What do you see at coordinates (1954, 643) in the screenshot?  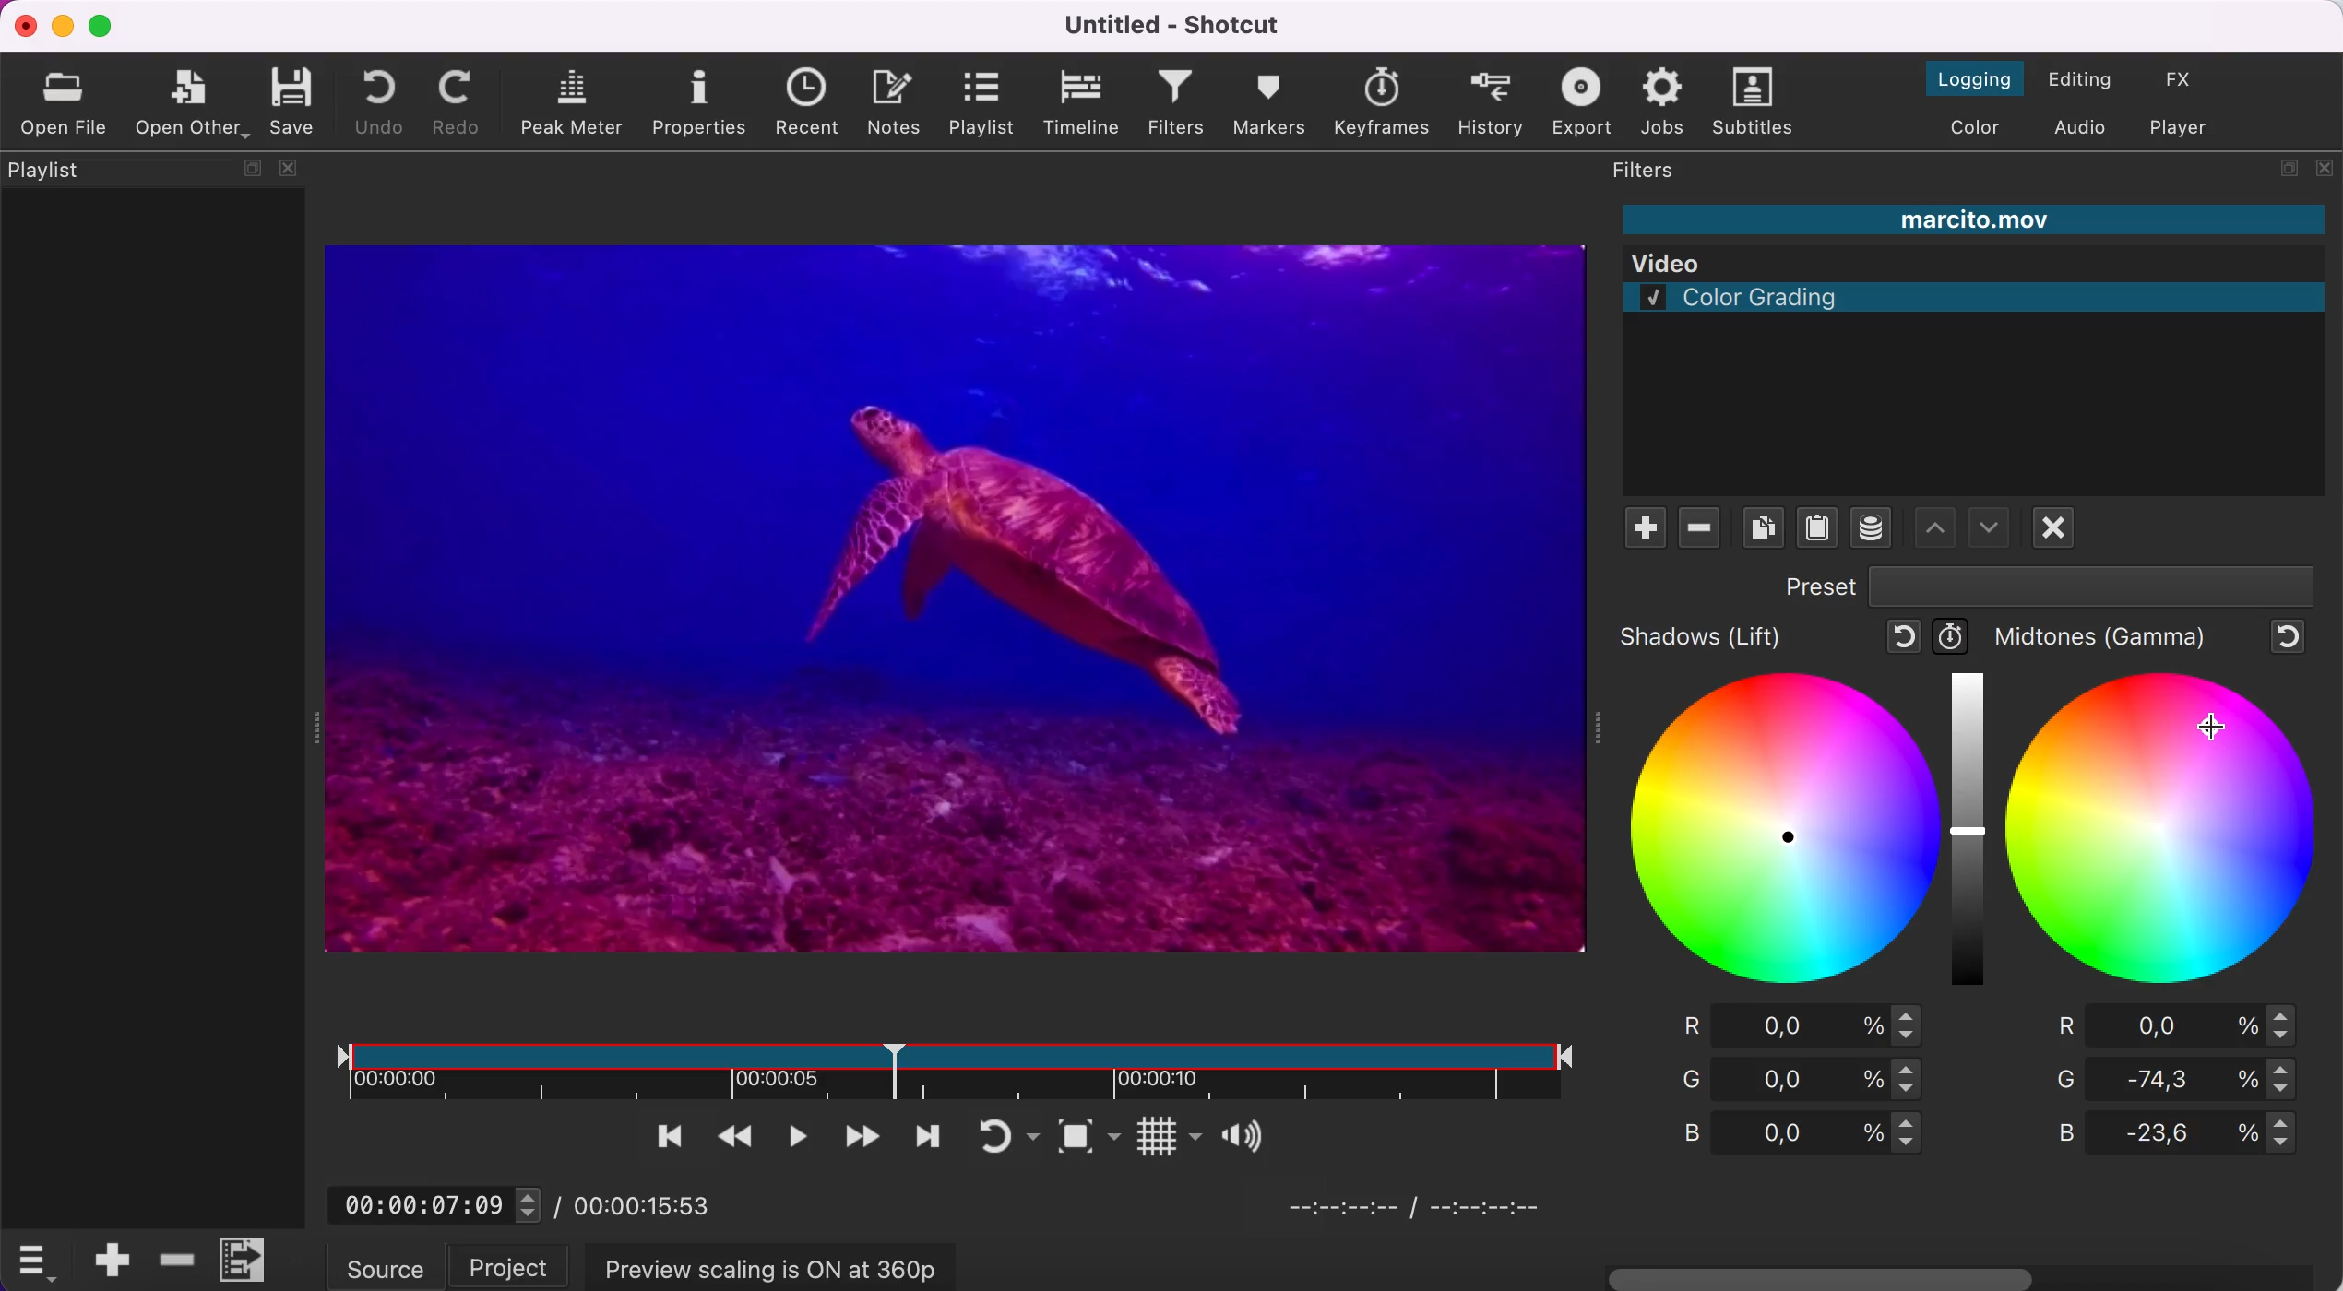 I see `use keyframes for this parameter` at bounding box center [1954, 643].